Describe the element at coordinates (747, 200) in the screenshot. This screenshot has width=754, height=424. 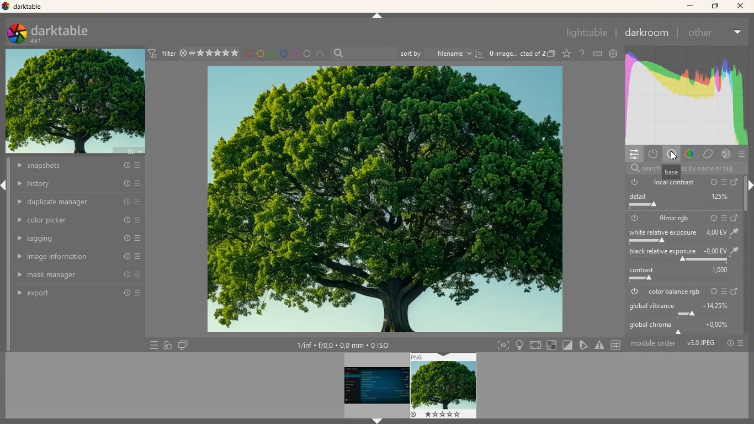
I see `scroll` at that location.